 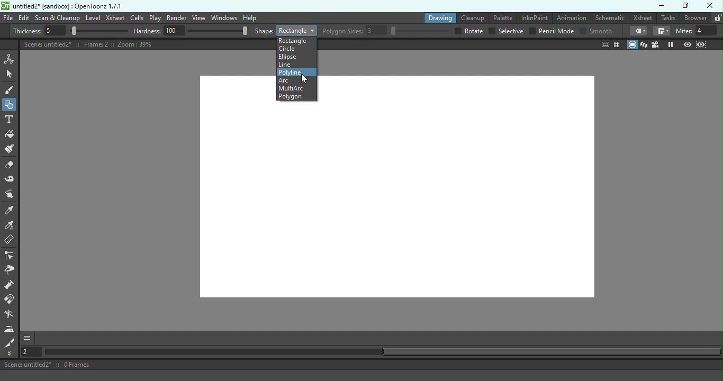 I want to click on Thickness, so click(x=70, y=31).